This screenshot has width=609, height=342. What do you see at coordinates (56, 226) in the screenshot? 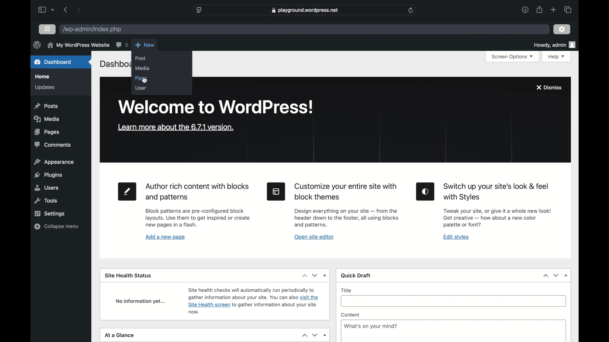
I see `collapse menu` at bounding box center [56, 226].